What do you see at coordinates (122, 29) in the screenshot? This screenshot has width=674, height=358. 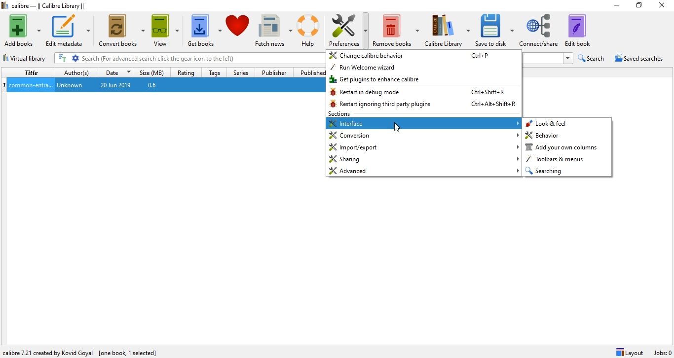 I see `Convert books` at bounding box center [122, 29].